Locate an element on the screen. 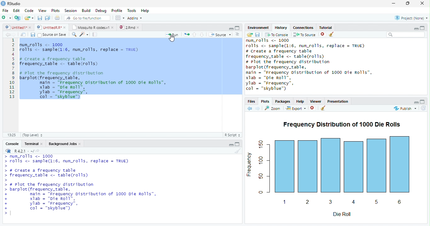 Image resolution: width=430 pixels, height=226 pixels. Go to next section of code is located at coordinates (202, 35).